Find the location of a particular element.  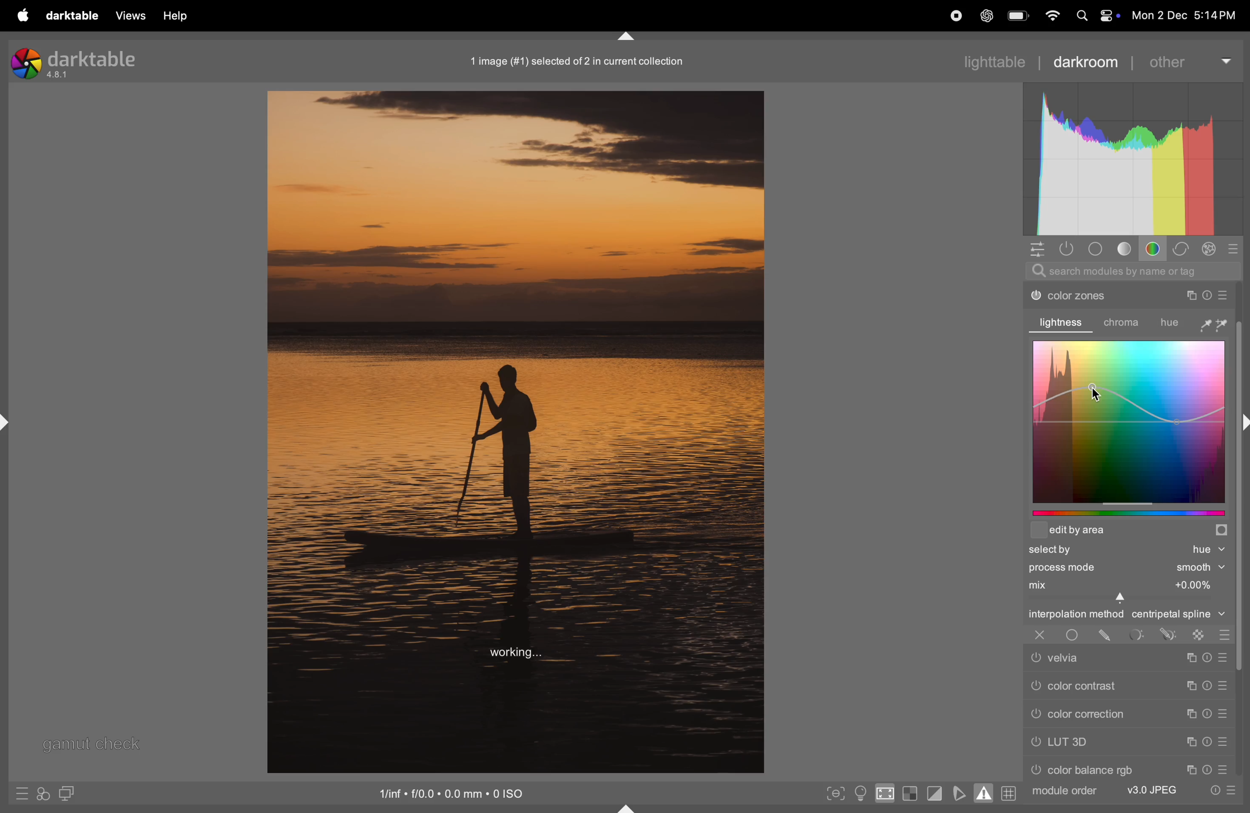

darktable is located at coordinates (76, 18).